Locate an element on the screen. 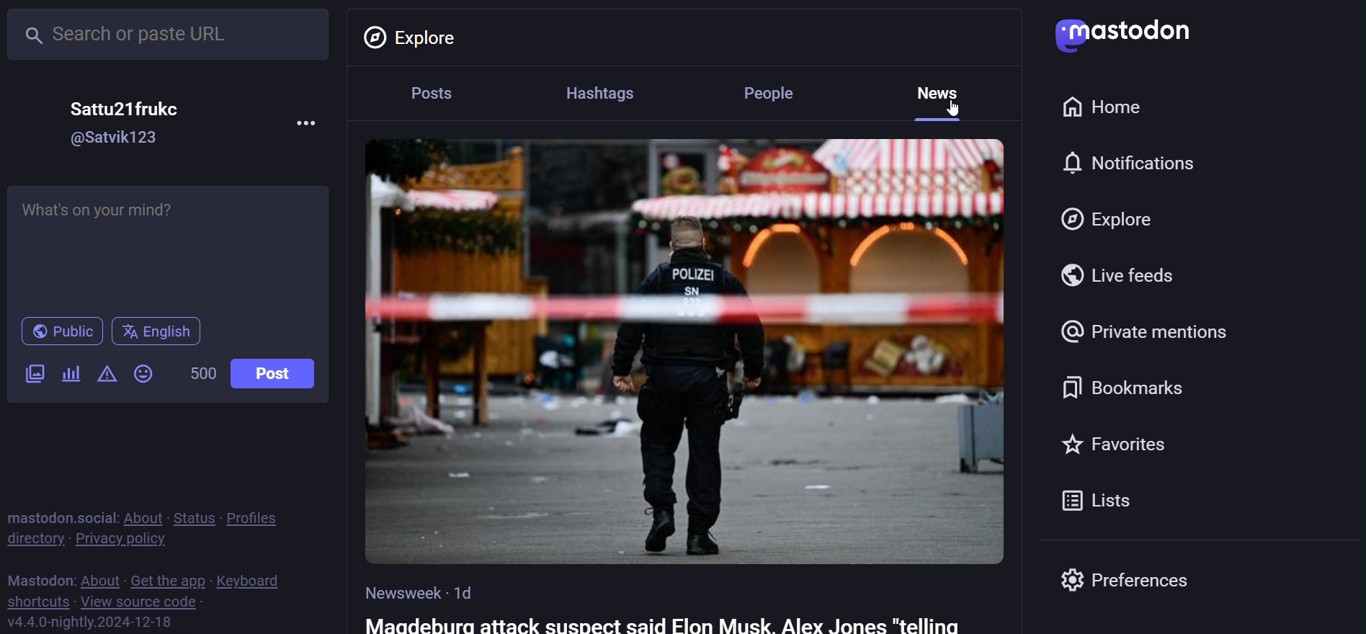 Image resolution: width=1366 pixels, height=634 pixels. status is located at coordinates (192, 518).